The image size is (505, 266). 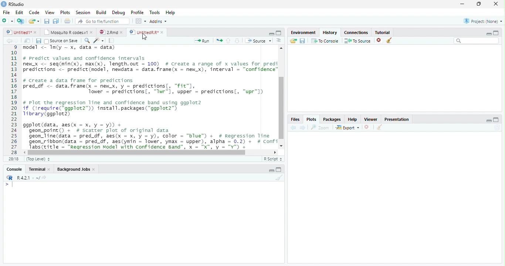 I want to click on Terminal, so click(x=40, y=168).